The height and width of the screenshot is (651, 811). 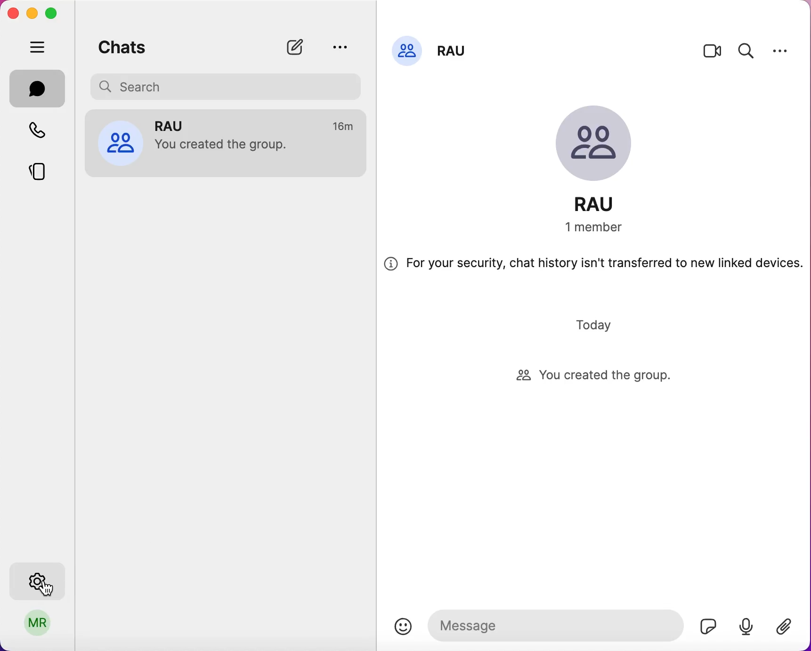 What do you see at coordinates (177, 125) in the screenshot?
I see `group ` at bounding box center [177, 125].